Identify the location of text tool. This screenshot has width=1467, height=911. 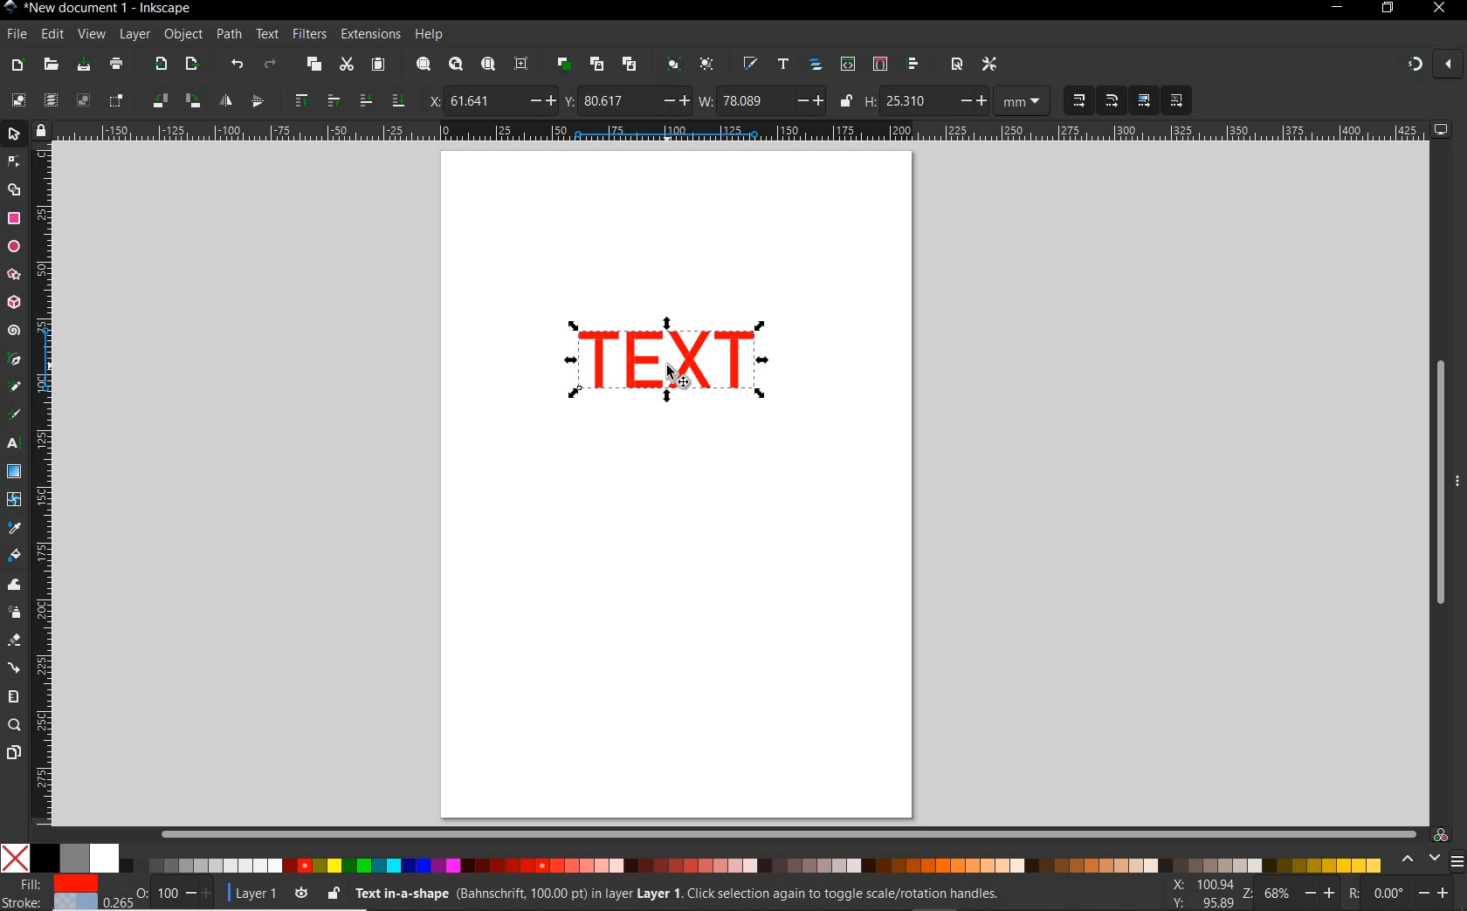
(16, 445).